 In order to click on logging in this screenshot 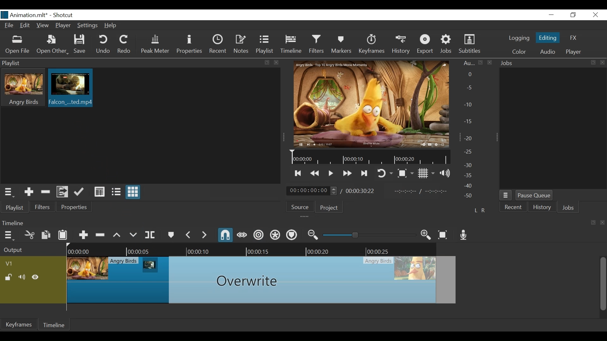, I will do `click(519, 39)`.